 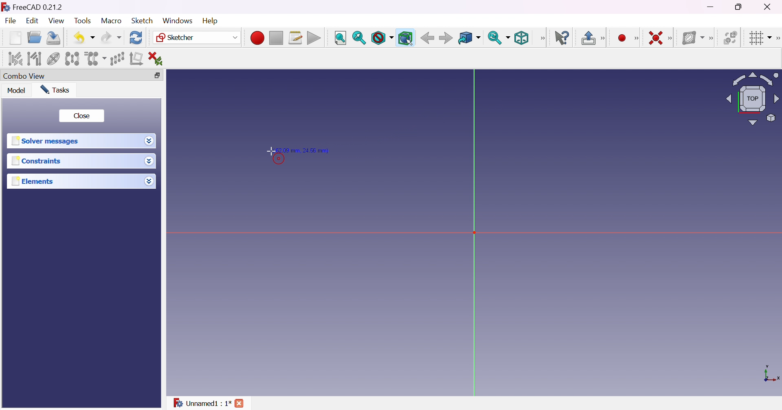 I want to click on Model, so click(x=16, y=90).